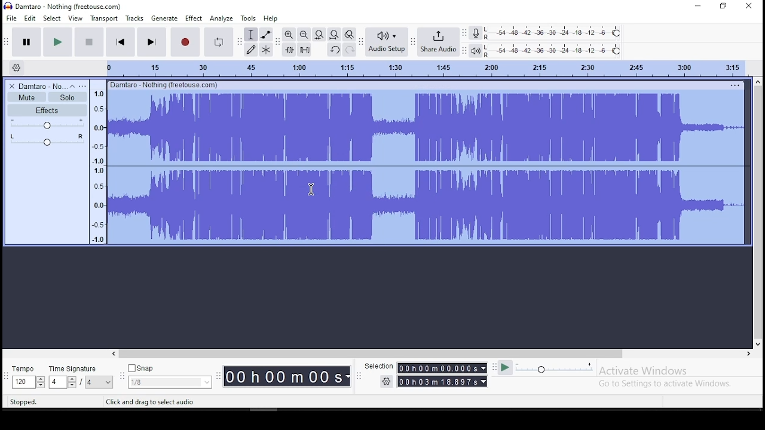 The image size is (765, 430). Describe the element at coordinates (83, 85) in the screenshot. I see `open menu` at that location.